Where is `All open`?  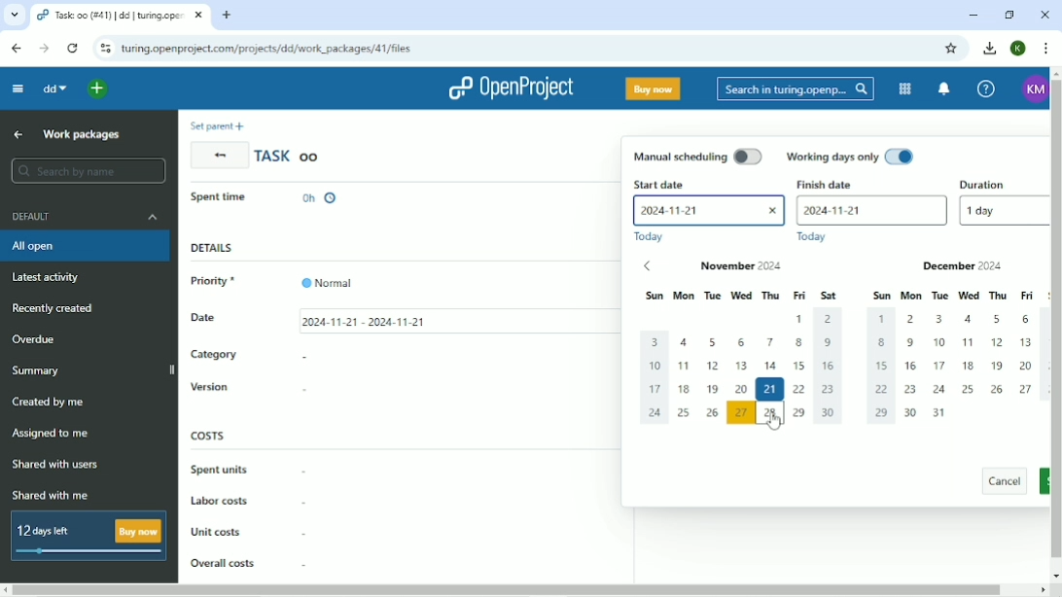
All open is located at coordinates (85, 246).